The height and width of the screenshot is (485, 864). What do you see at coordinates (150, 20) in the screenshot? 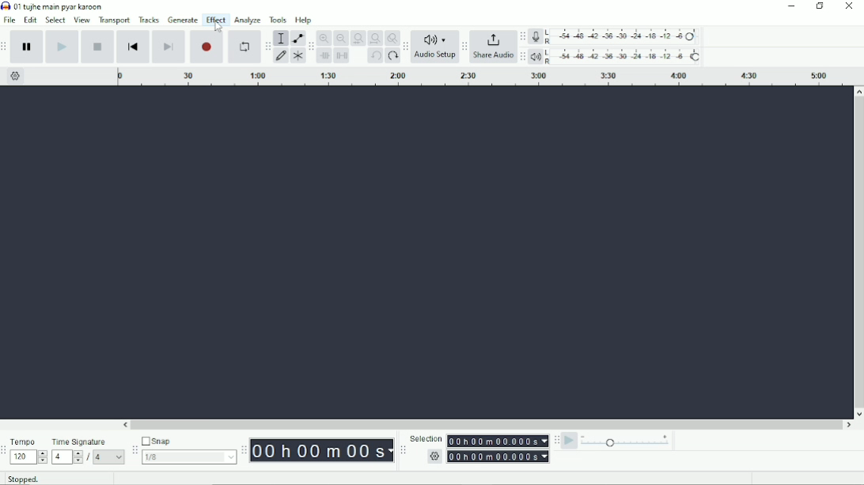
I see `Tracks` at bounding box center [150, 20].